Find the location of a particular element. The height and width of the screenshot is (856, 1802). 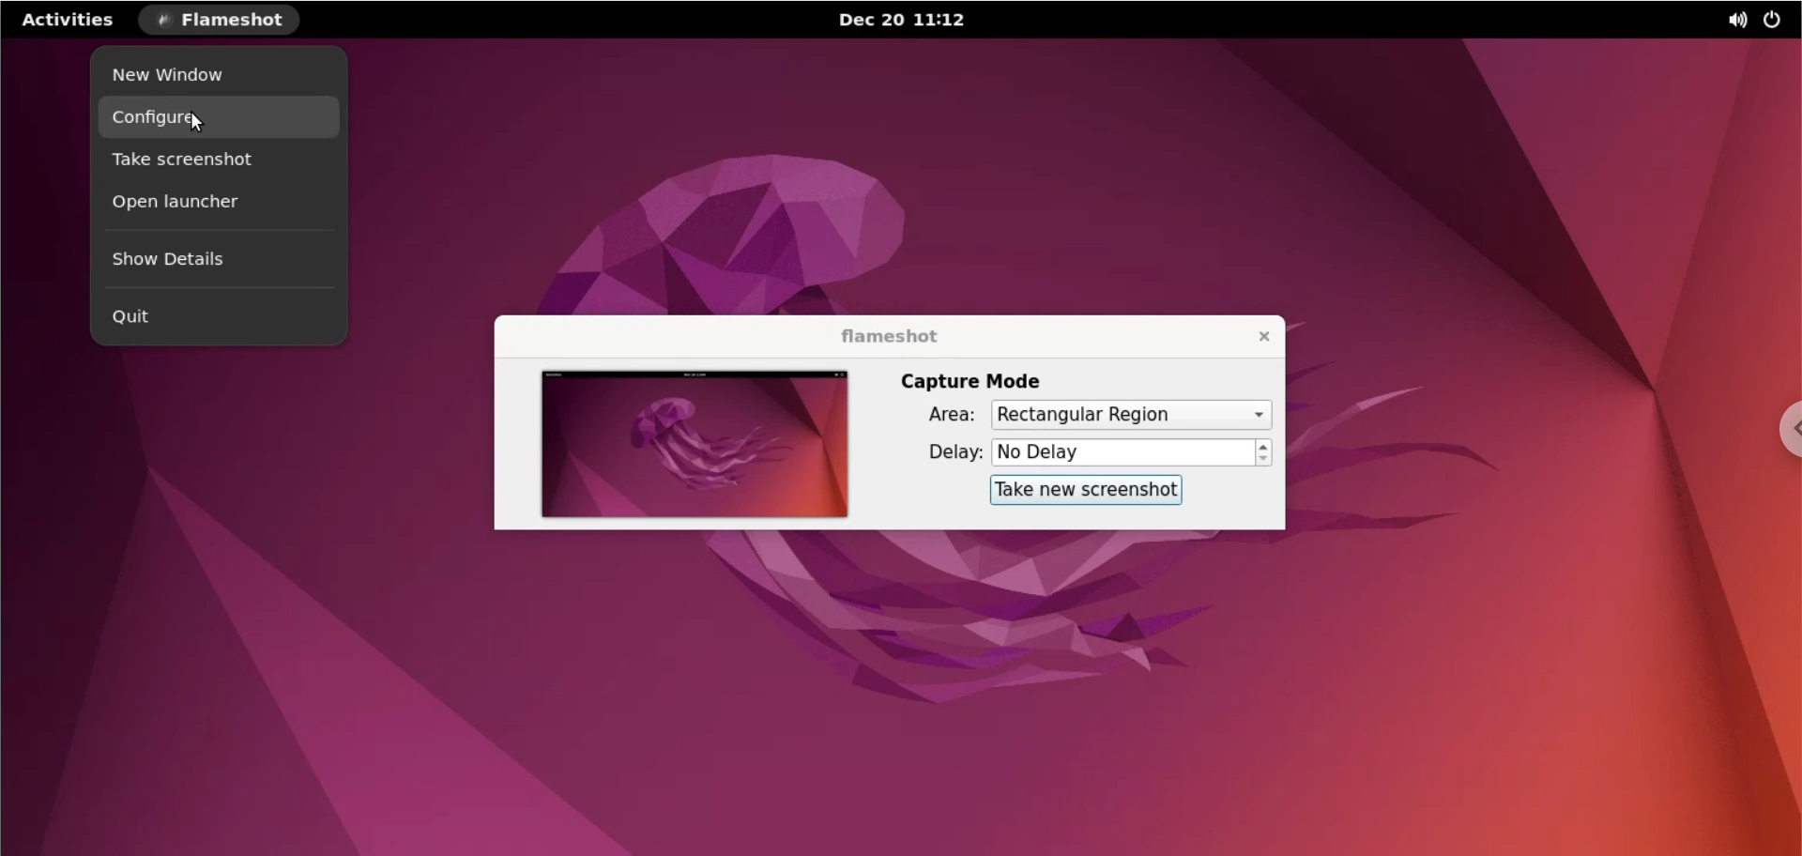

flameshot is located at coordinates (883, 332).